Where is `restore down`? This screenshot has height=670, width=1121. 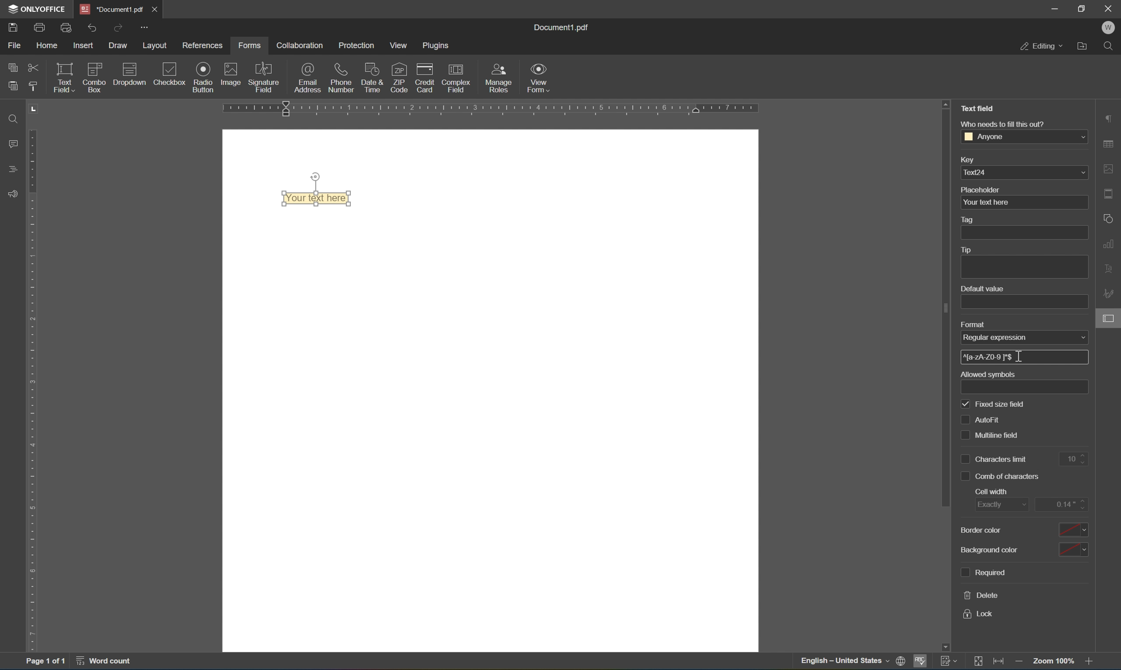 restore down is located at coordinates (1083, 8).